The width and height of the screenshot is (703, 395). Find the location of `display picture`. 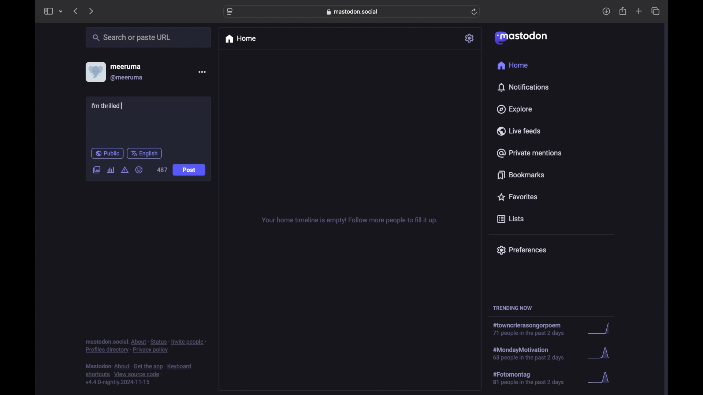

display picture is located at coordinates (95, 72).